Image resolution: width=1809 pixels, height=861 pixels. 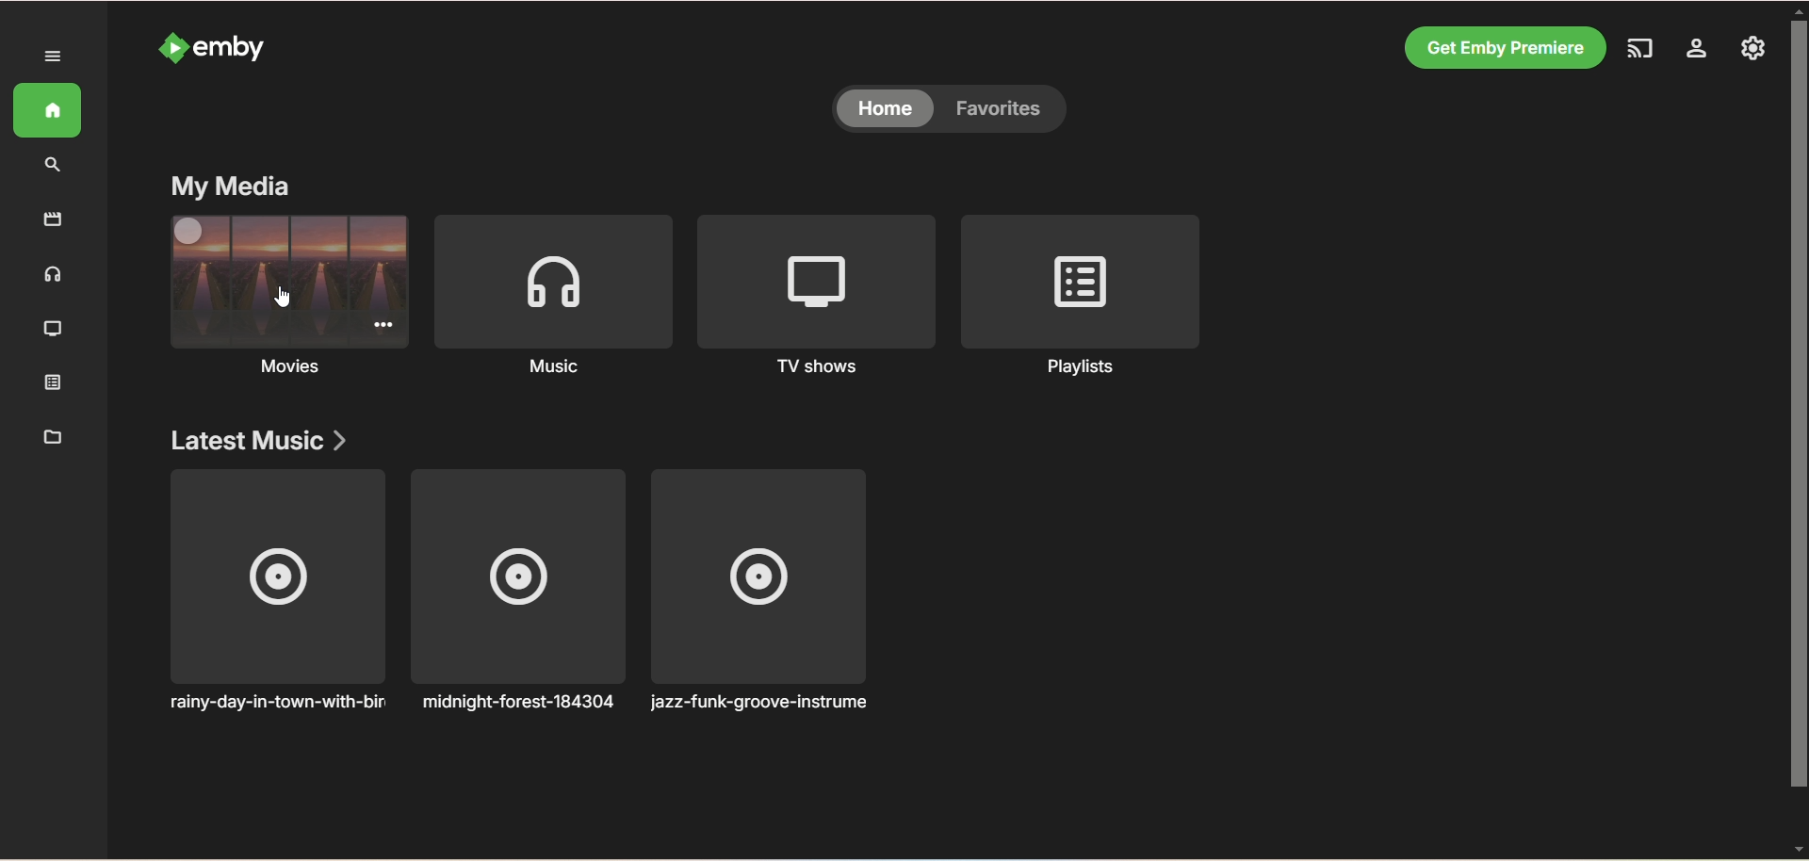 What do you see at coordinates (49, 56) in the screenshot?
I see `expand` at bounding box center [49, 56].